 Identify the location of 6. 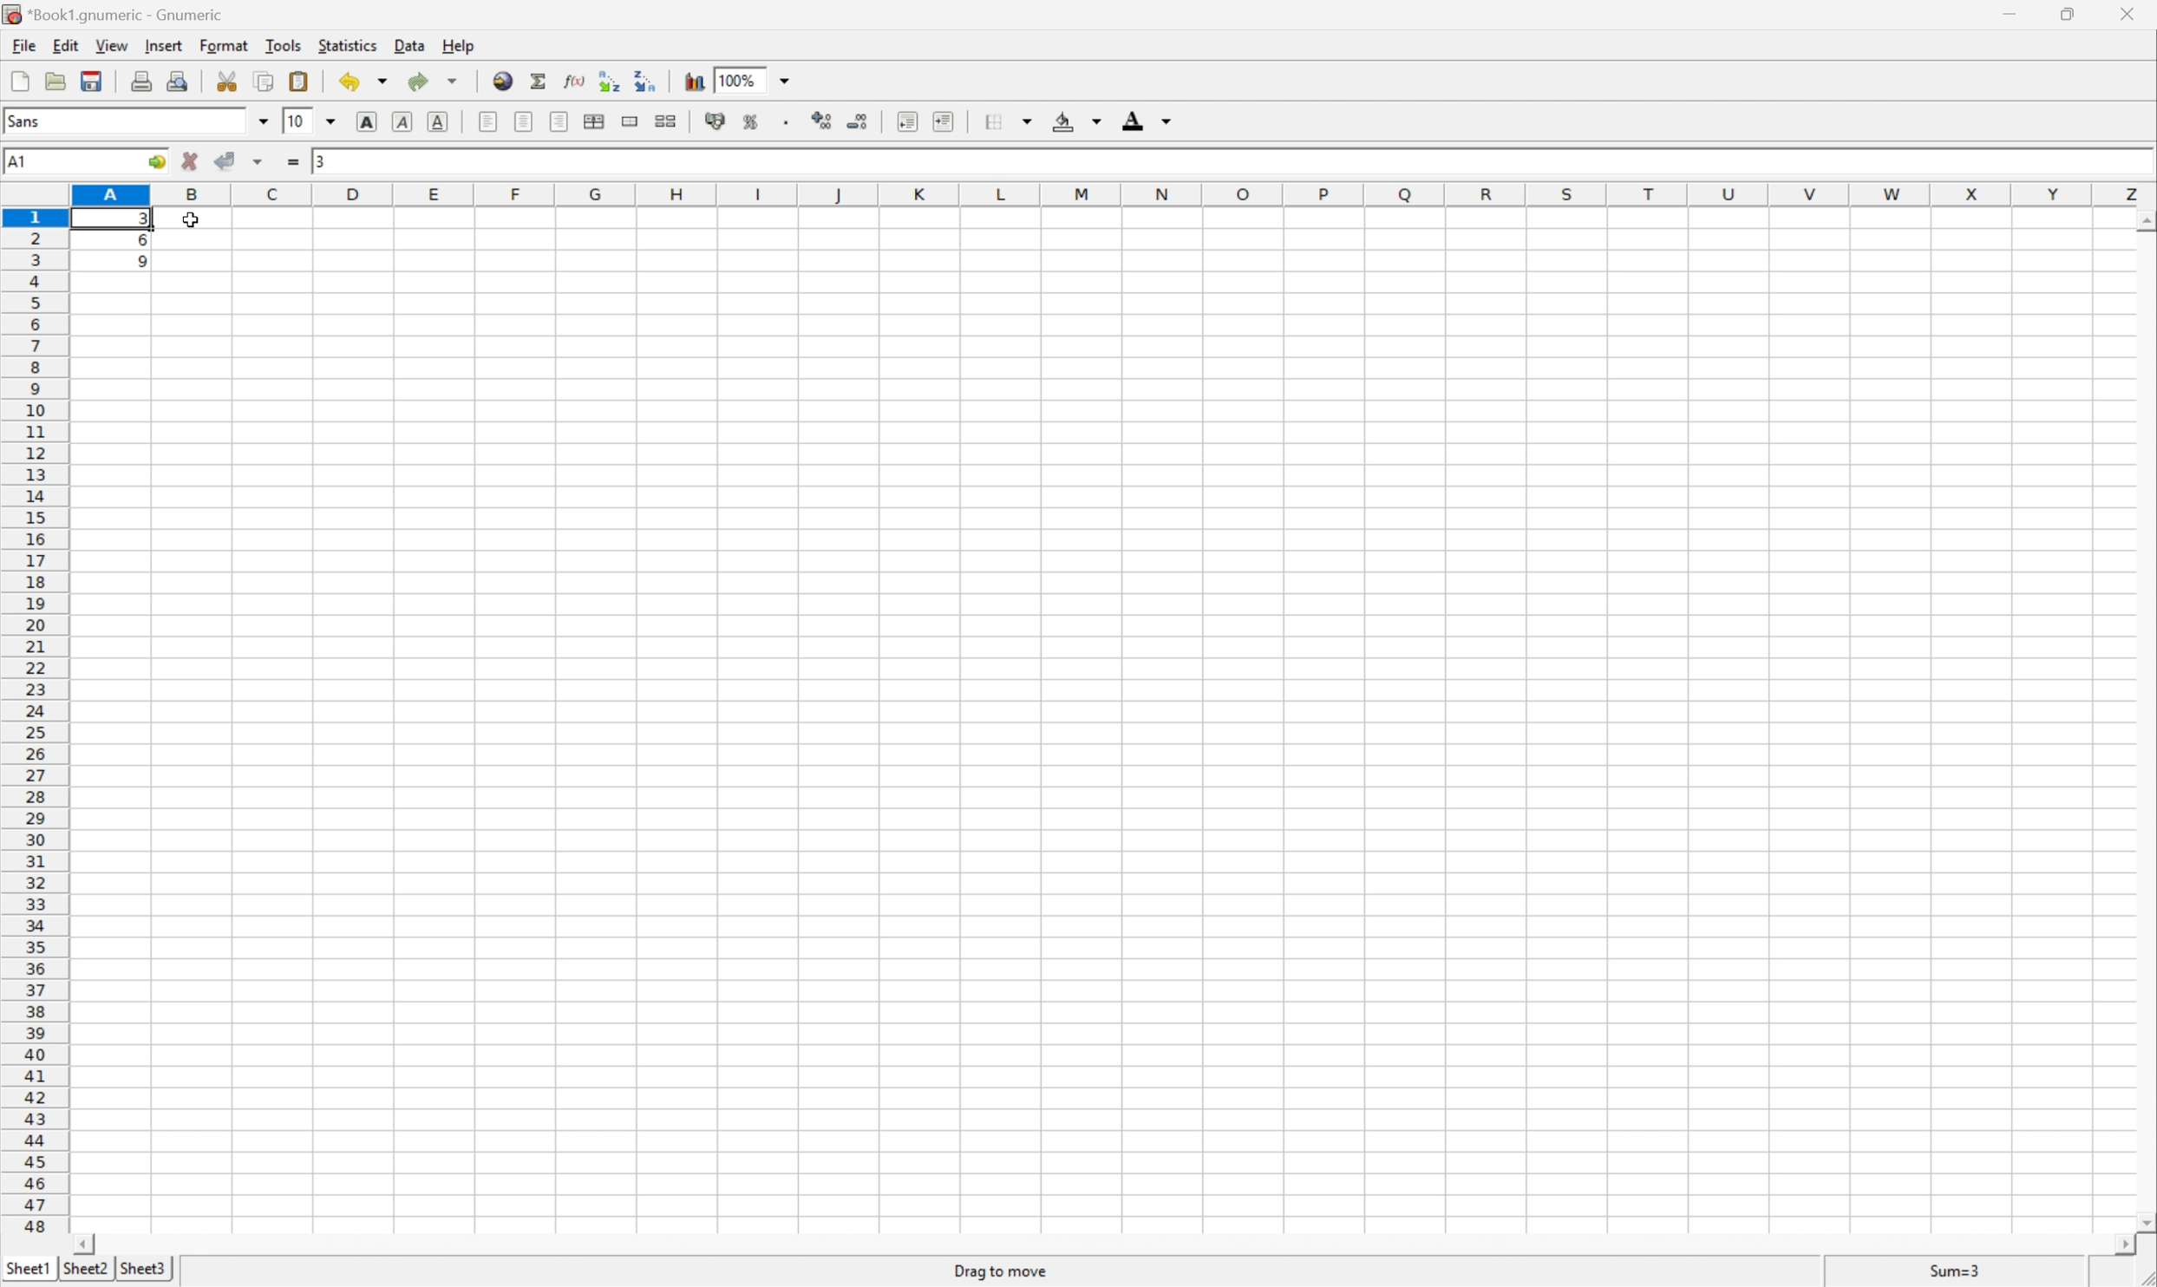
(135, 242).